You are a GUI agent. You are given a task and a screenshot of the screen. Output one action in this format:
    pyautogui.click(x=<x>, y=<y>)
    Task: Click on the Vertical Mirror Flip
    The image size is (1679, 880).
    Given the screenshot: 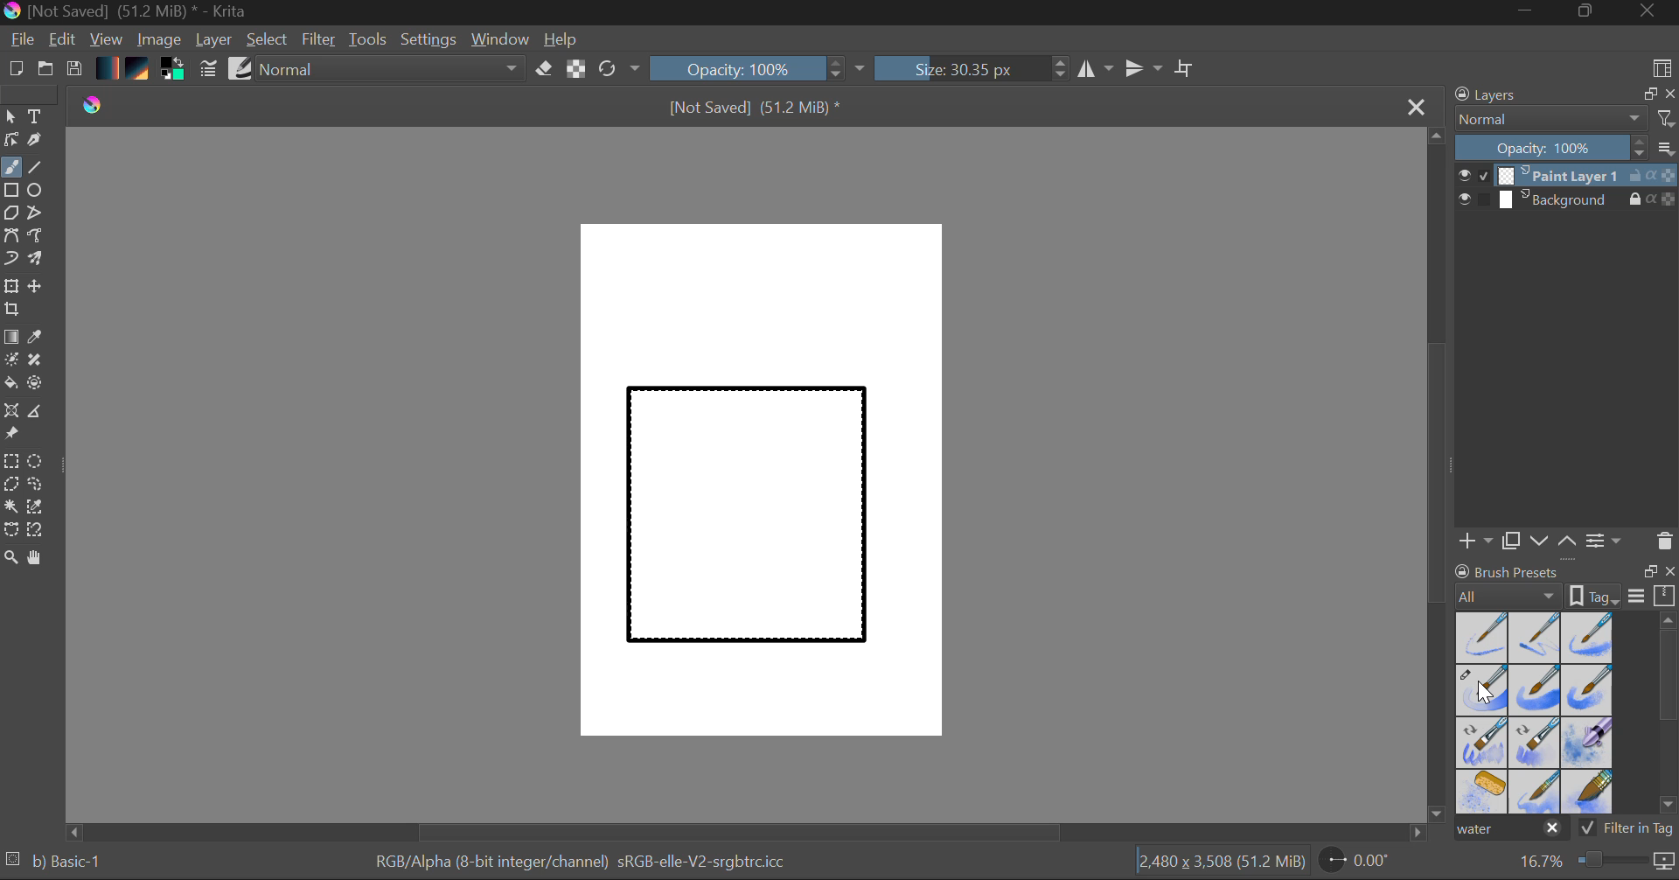 What is the action you would take?
    pyautogui.click(x=1095, y=69)
    